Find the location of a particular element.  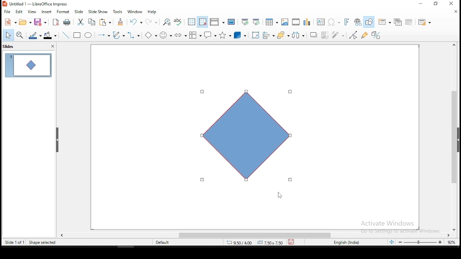

arrange is located at coordinates (282, 35).